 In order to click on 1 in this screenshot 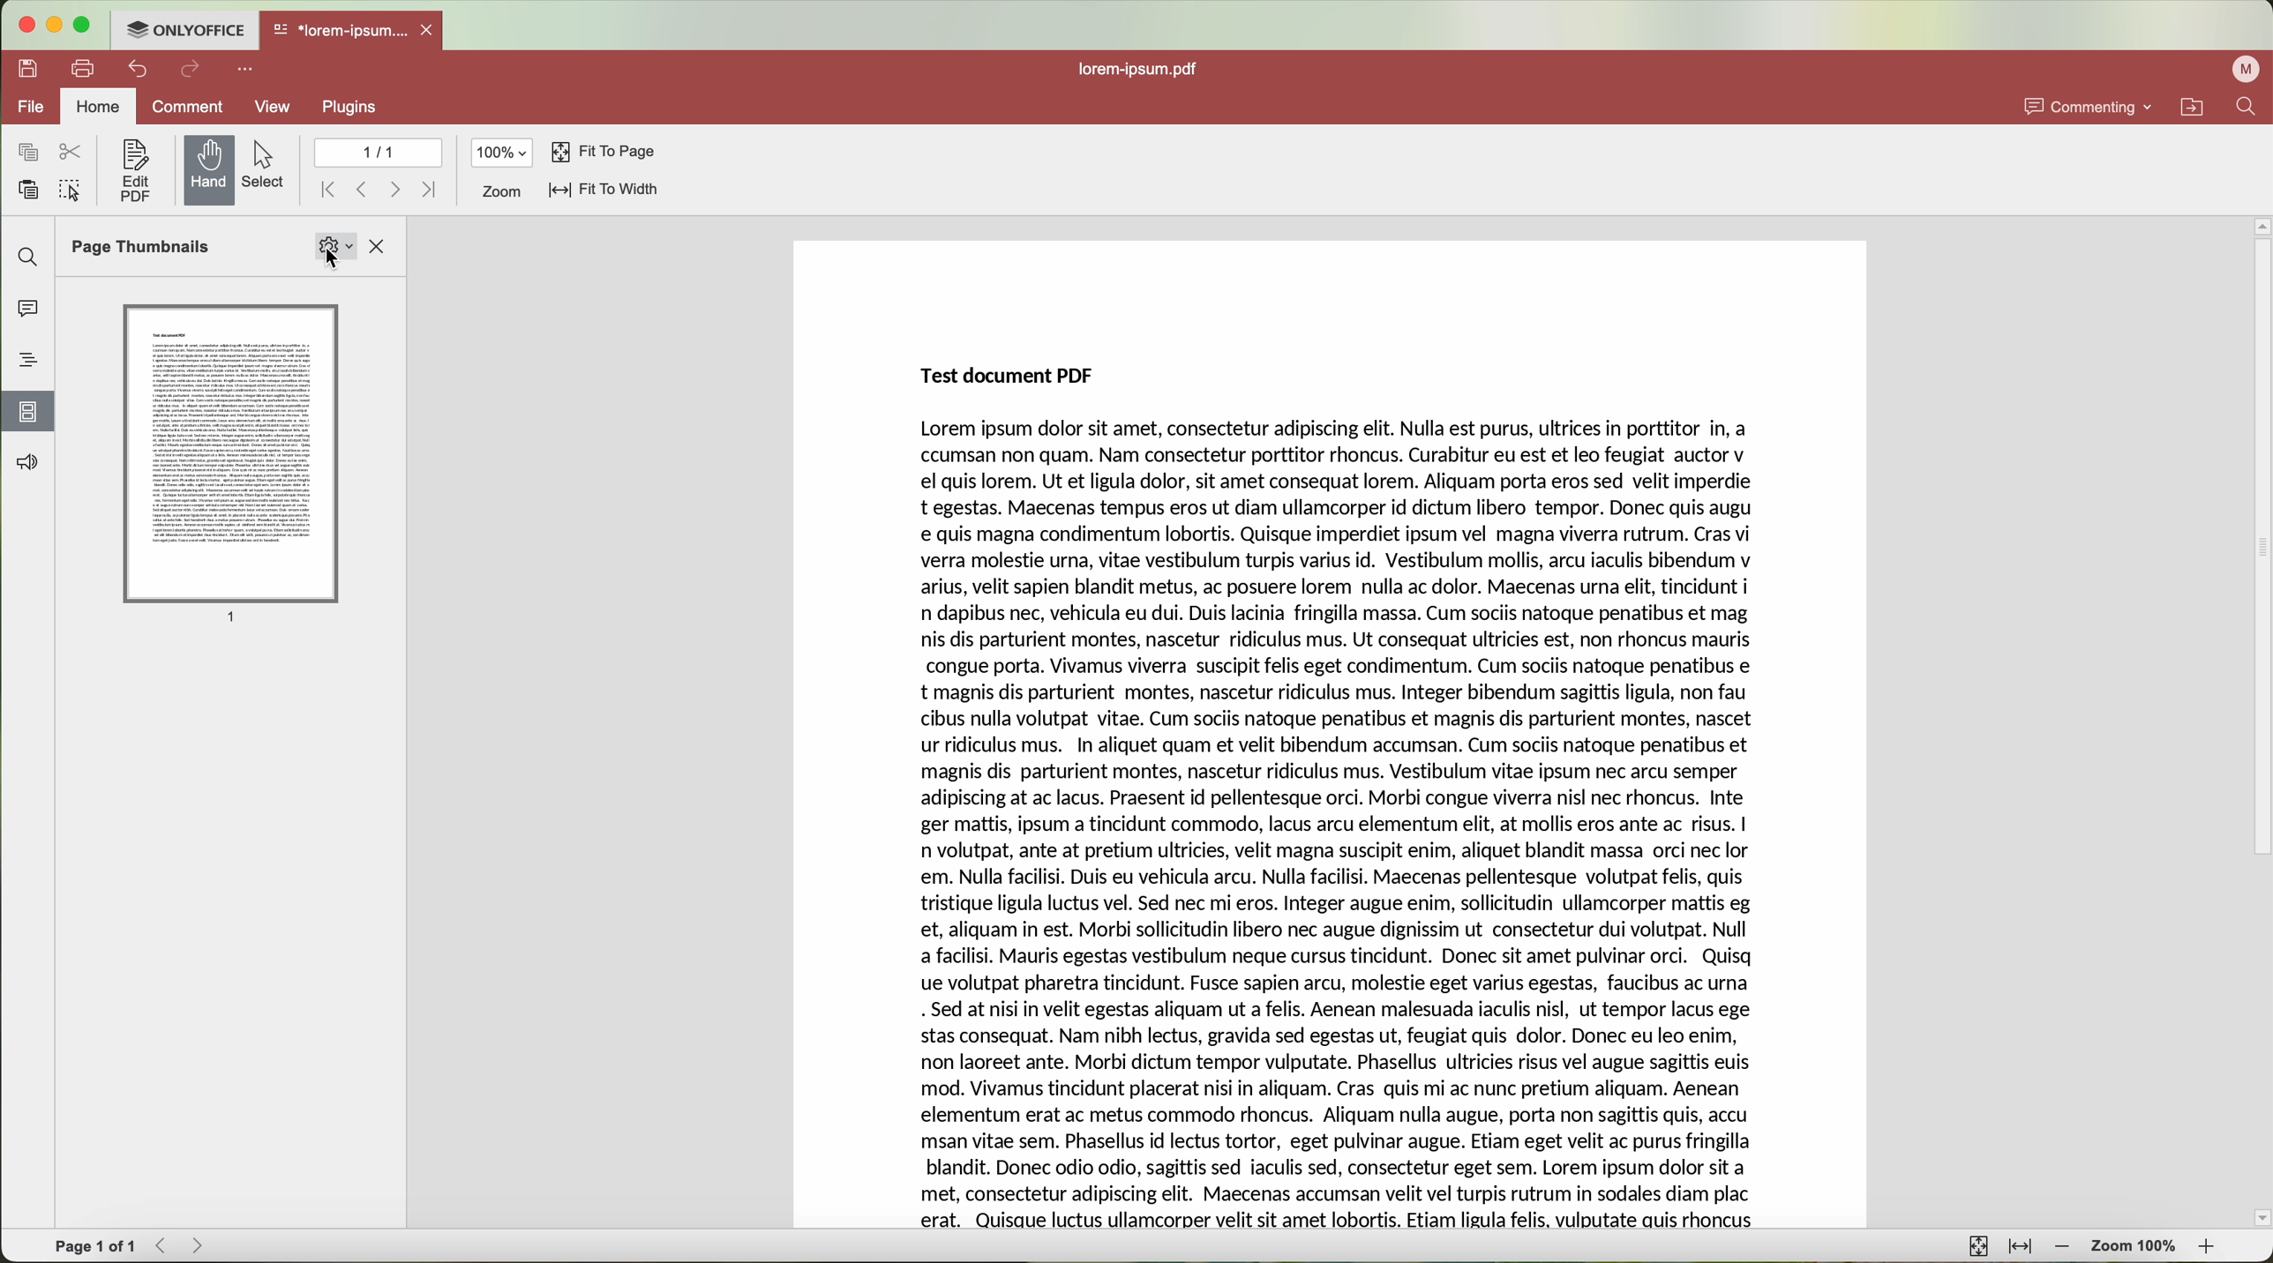, I will do `click(235, 617)`.